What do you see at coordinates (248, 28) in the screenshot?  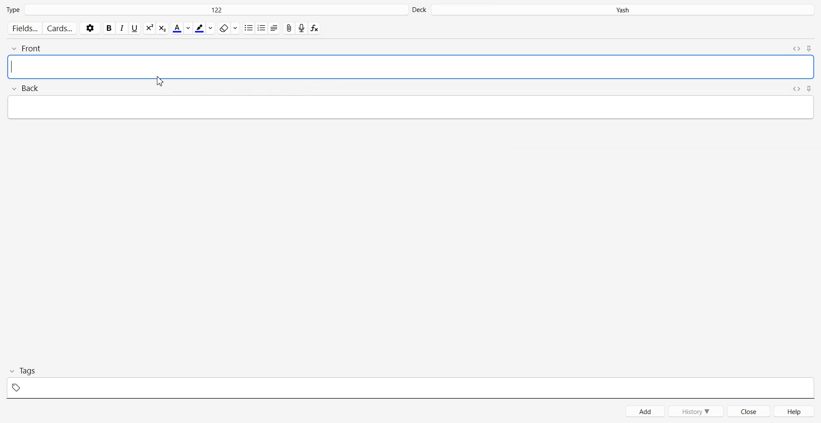 I see `Unordered list` at bounding box center [248, 28].